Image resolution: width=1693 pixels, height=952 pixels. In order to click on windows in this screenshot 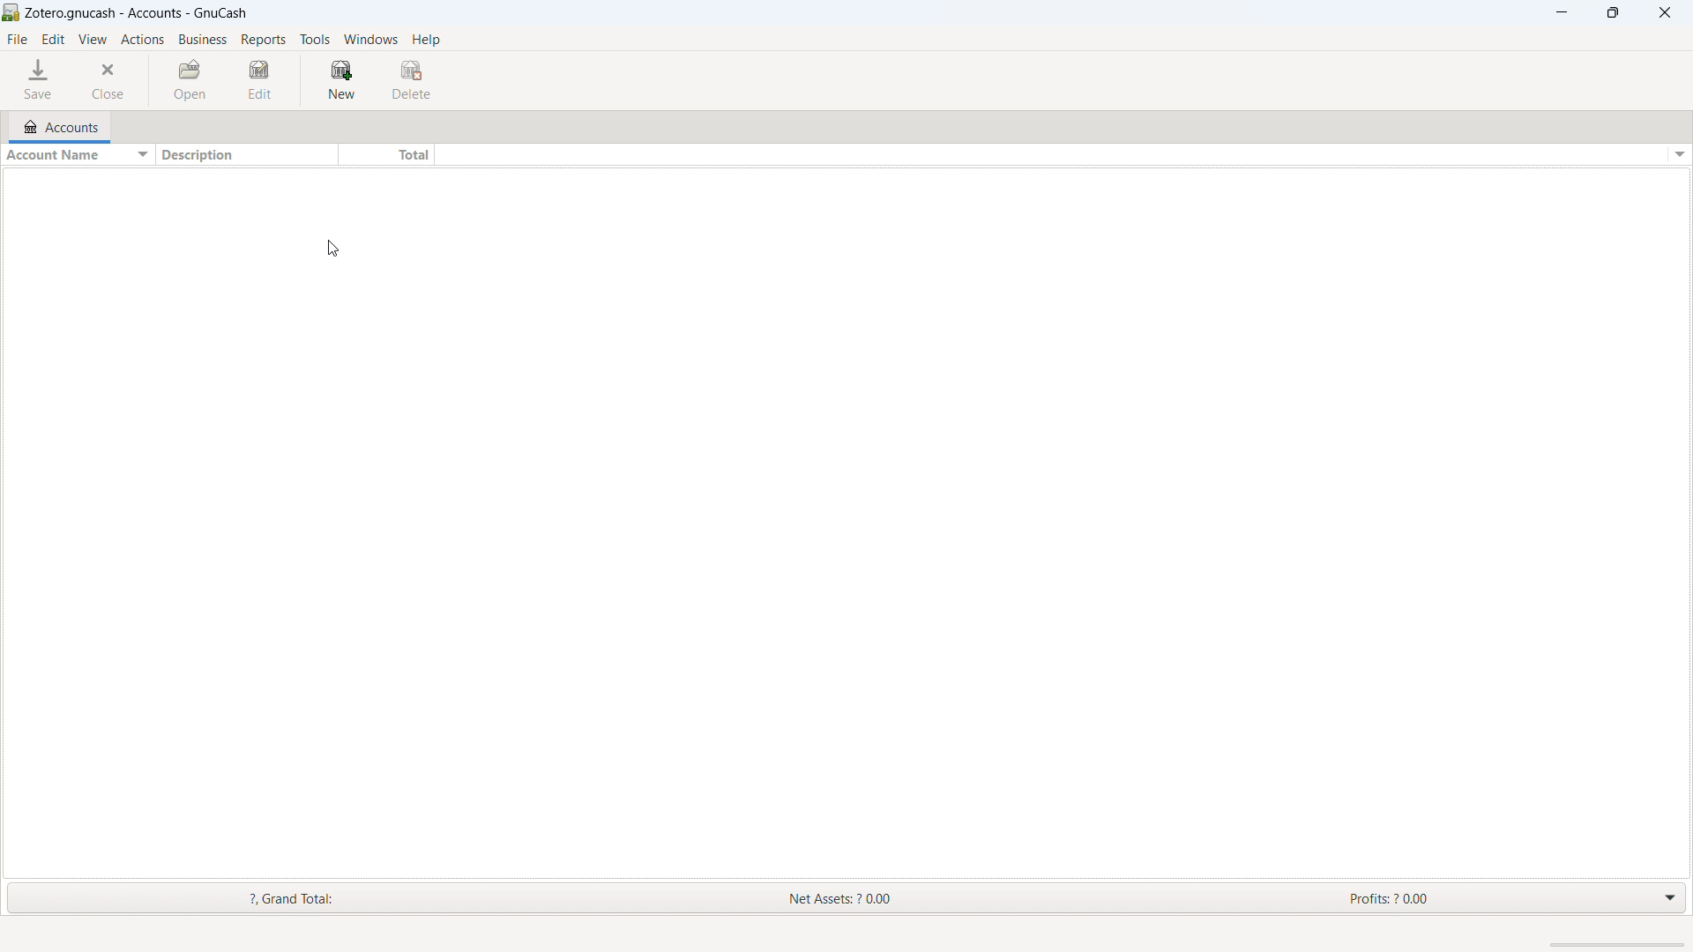, I will do `click(371, 40)`.